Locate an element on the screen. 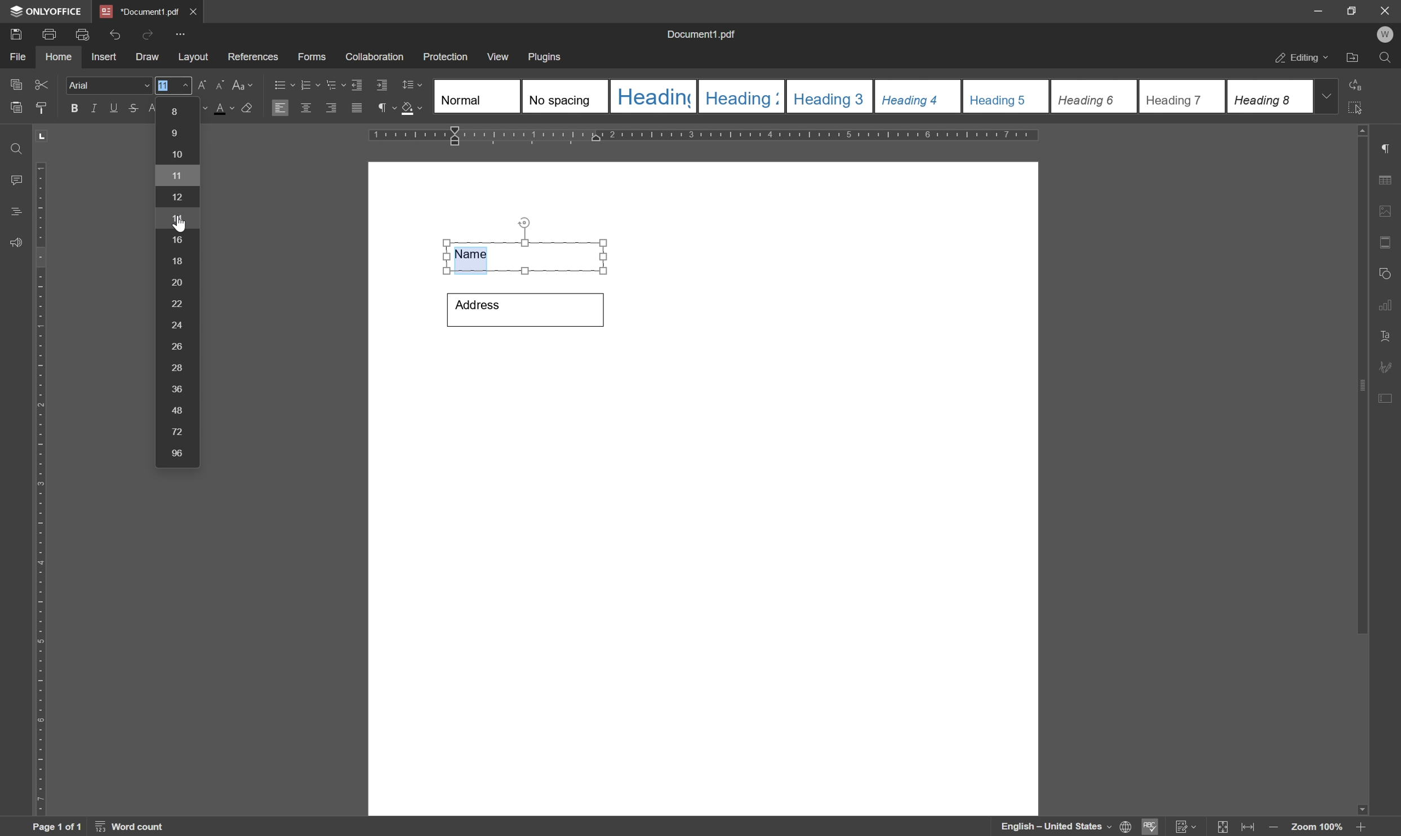 This screenshot has height=836, width=1401. file is located at coordinates (16, 57).